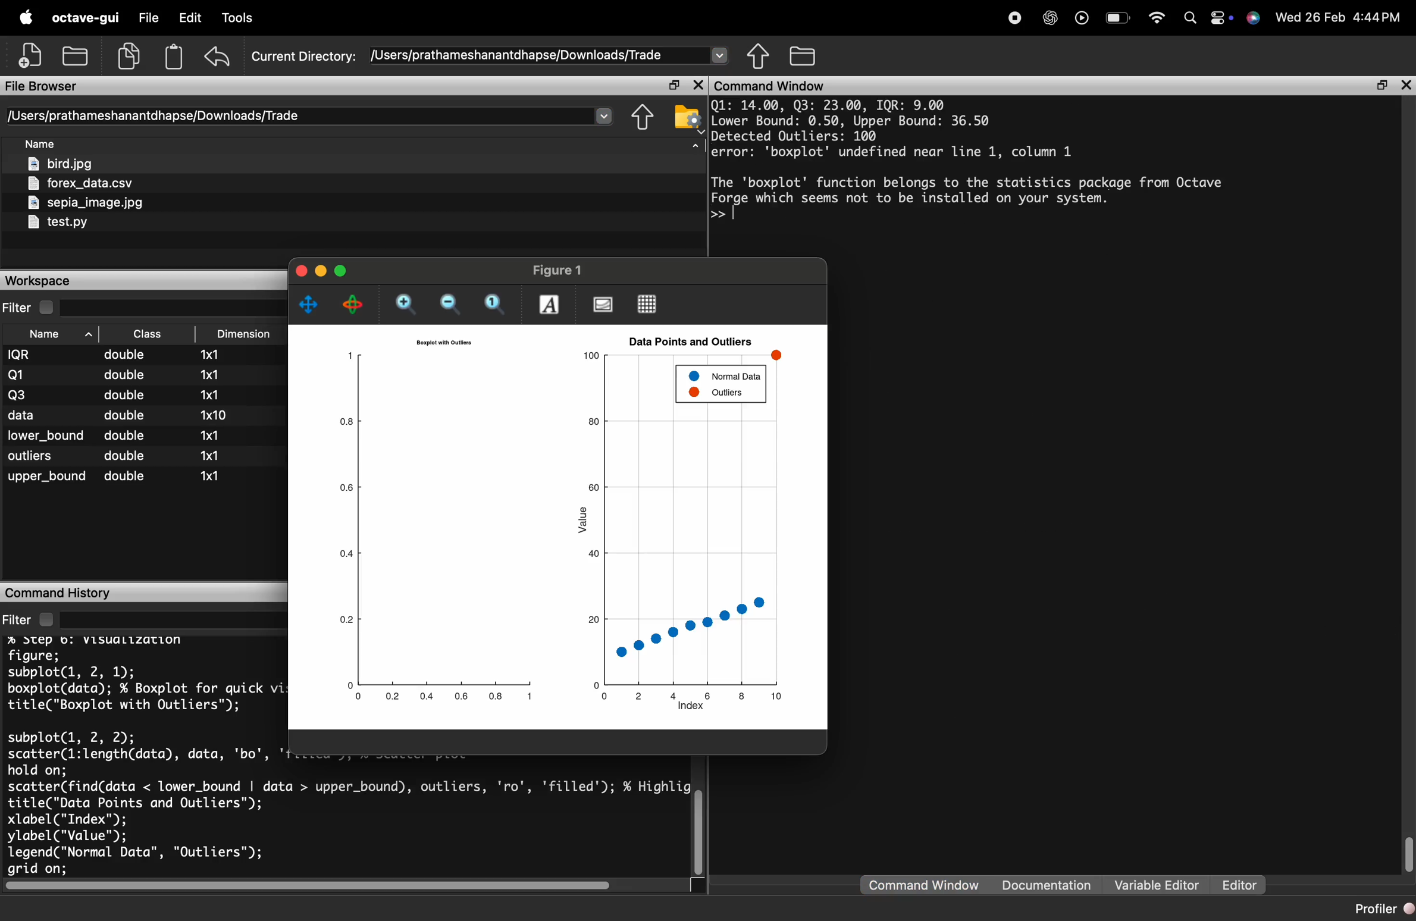  Describe the element at coordinates (1383, 909) in the screenshot. I see `Profiler` at that location.